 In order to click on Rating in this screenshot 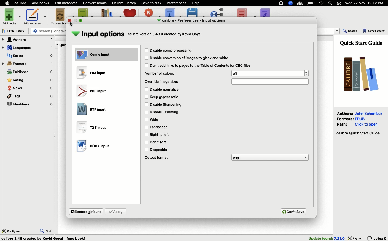, I will do `click(30, 80)`.